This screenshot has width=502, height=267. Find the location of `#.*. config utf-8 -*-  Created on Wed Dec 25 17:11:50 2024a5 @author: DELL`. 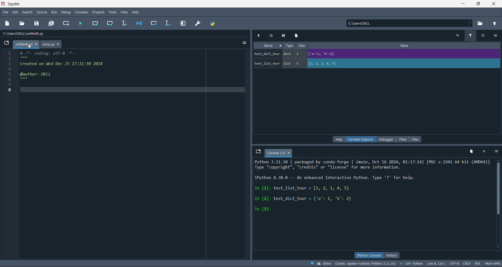

#.*. config utf-8 -*-  Created on Wed Dec 25 17:11:50 2024a5 @author: DELL is located at coordinates (81, 65).